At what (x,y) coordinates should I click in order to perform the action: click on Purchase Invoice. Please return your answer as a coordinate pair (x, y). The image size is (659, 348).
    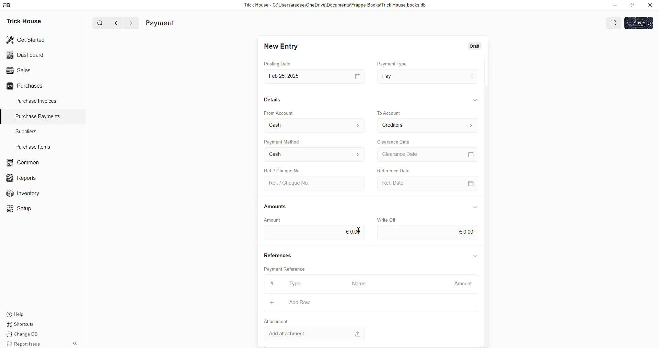
    Looking at the image, I should click on (177, 23).